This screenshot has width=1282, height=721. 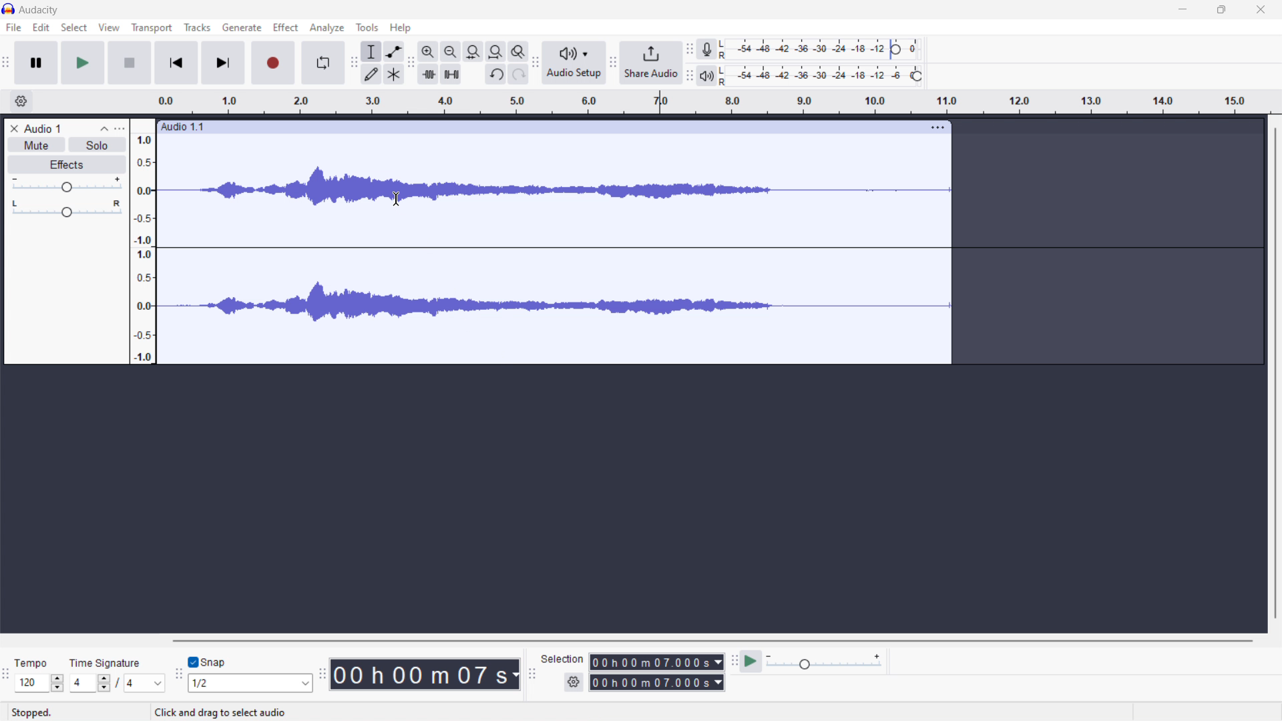 What do you see at coordinates (109, 27) in the screenshot?
I see `view` at bounding box center [109, 27].